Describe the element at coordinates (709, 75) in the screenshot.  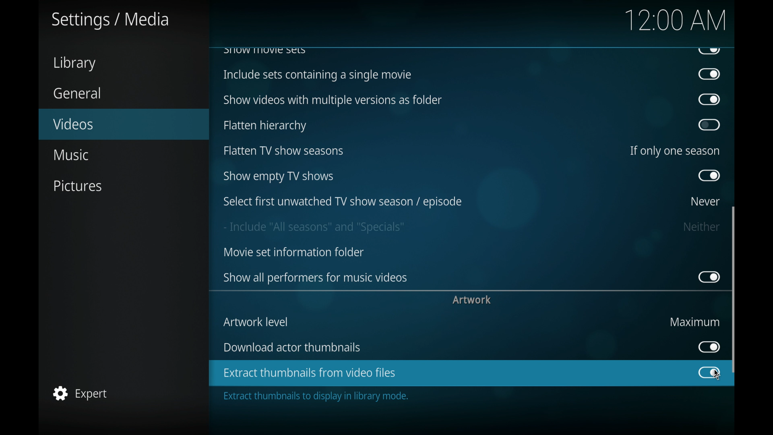
I see `toggle button` at that location.